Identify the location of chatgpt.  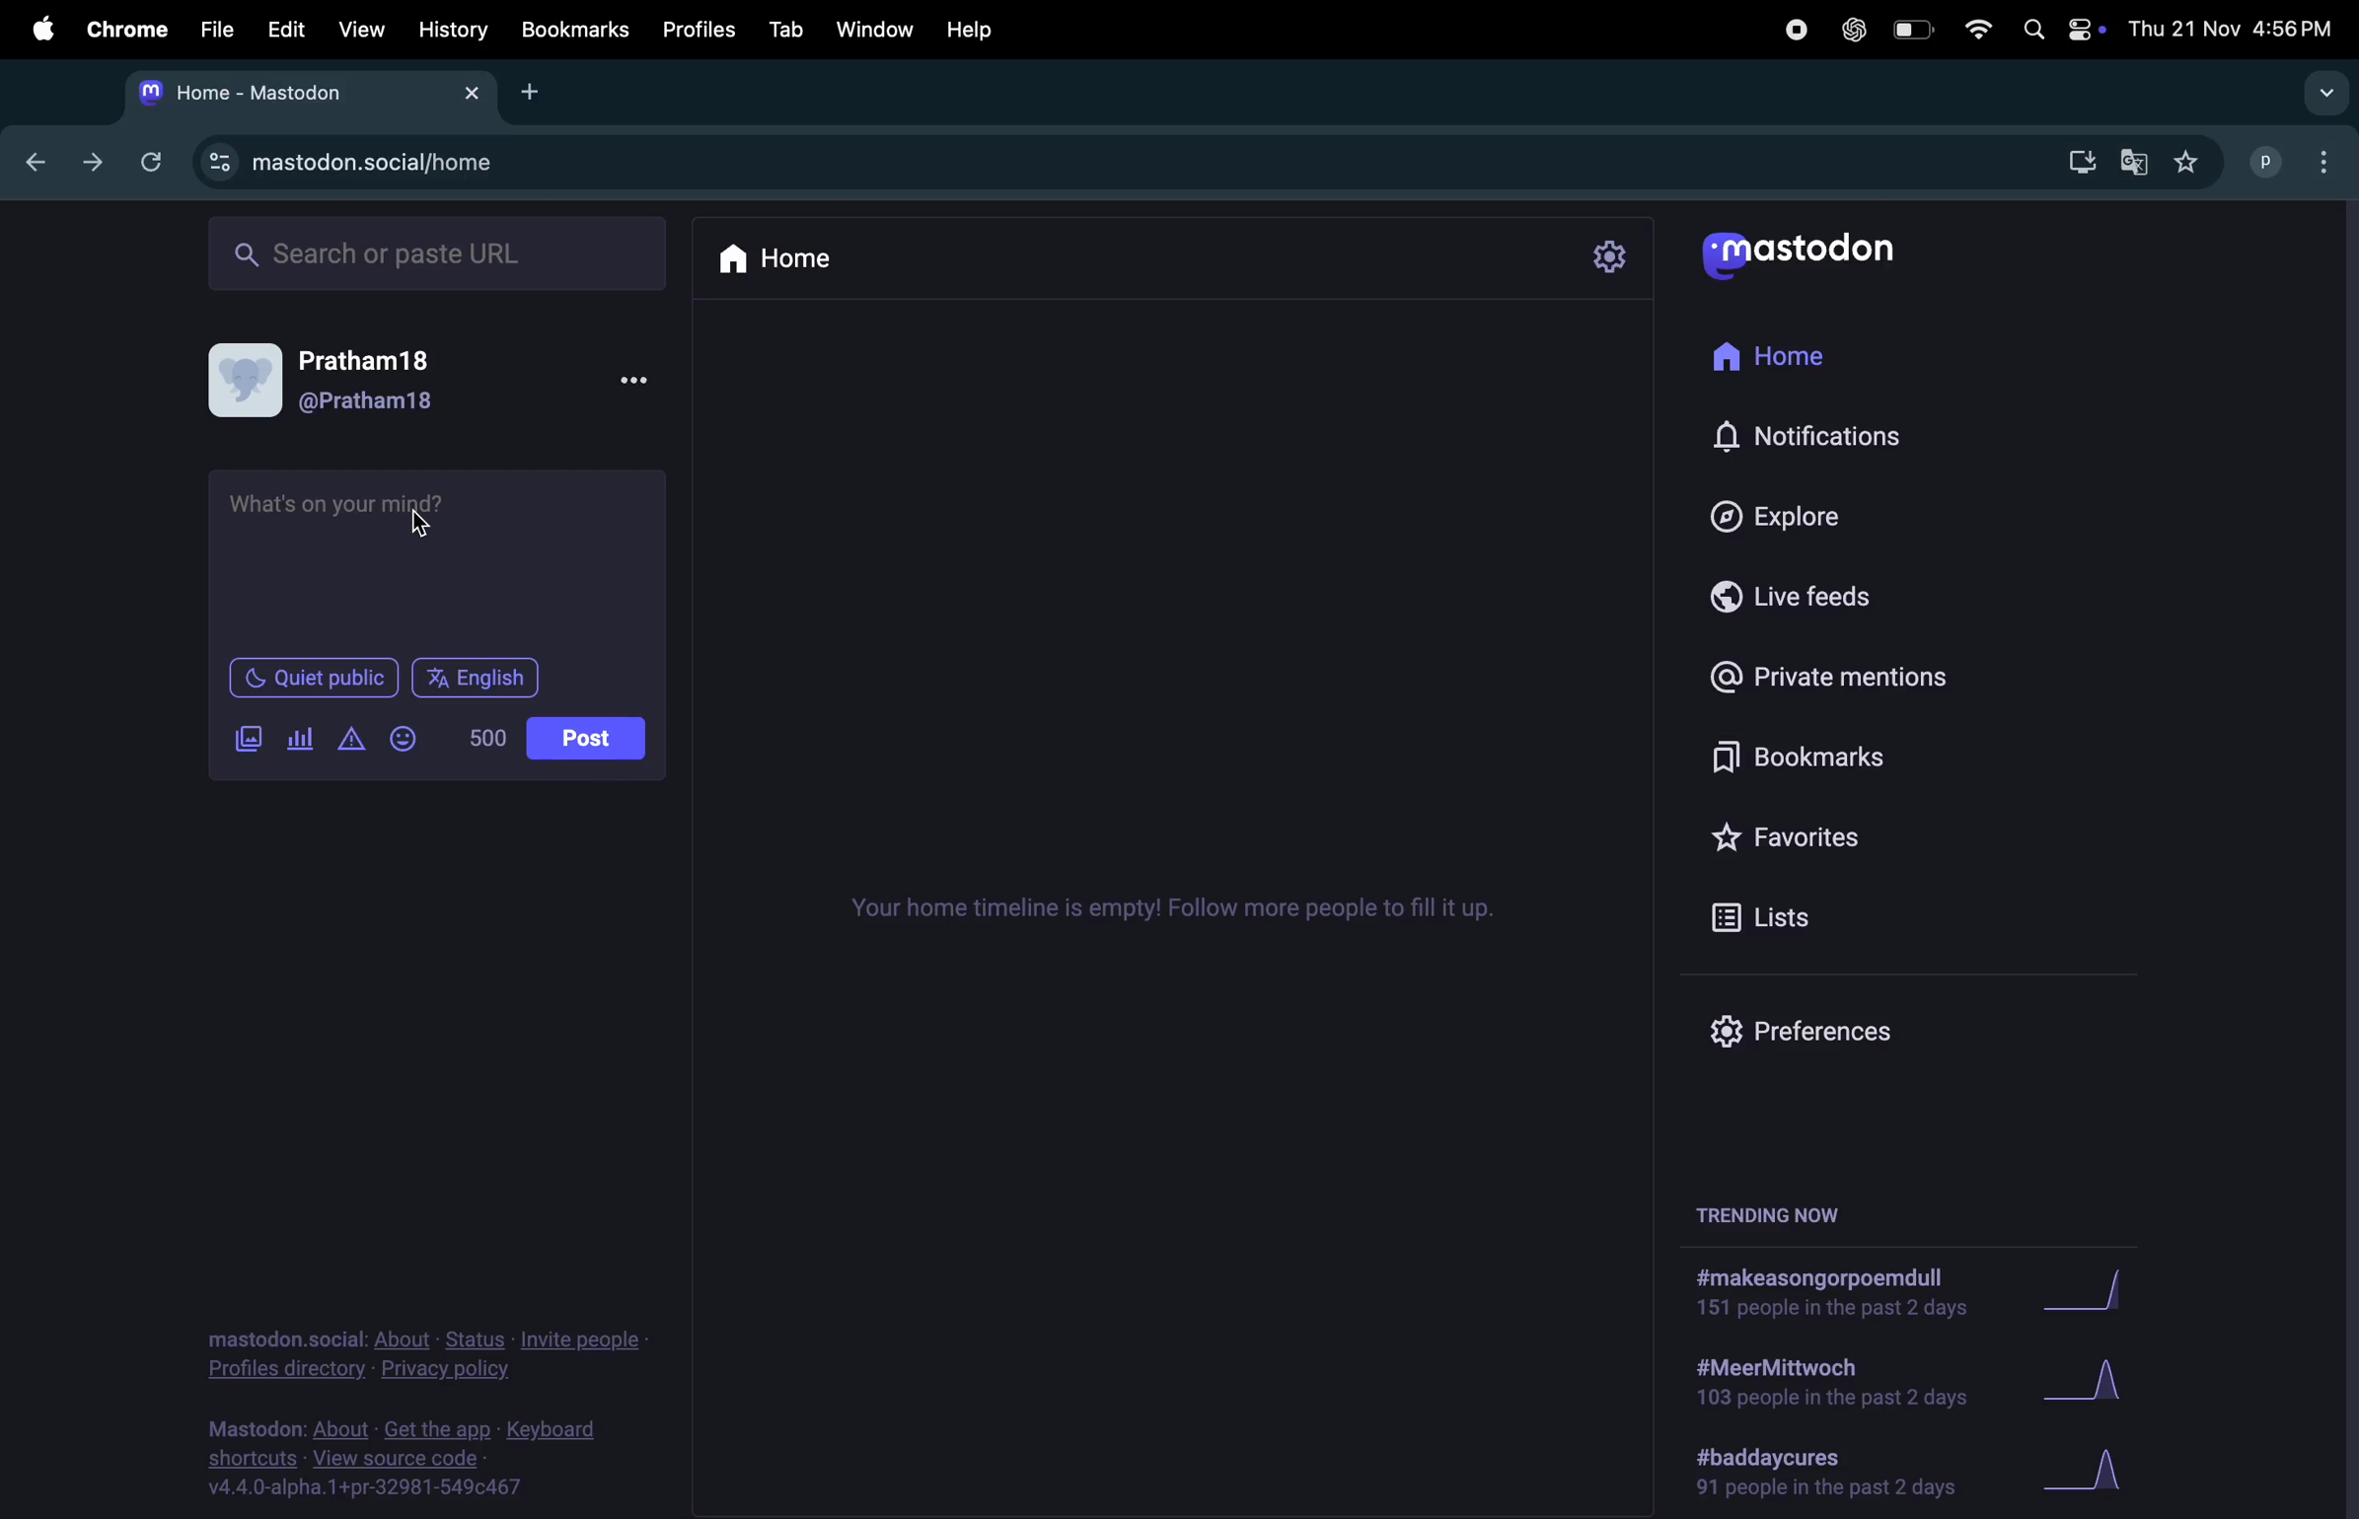
(1849, 29).